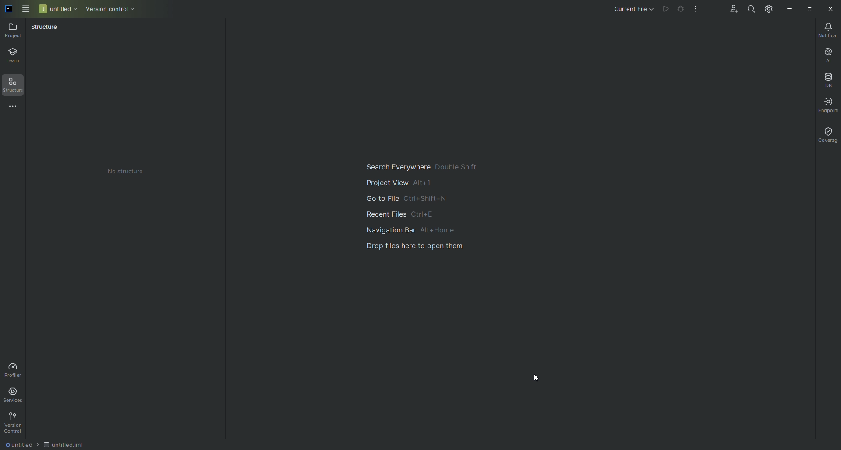 The image size is (841, 450). I want to click on Version Control, so click(118, 10).